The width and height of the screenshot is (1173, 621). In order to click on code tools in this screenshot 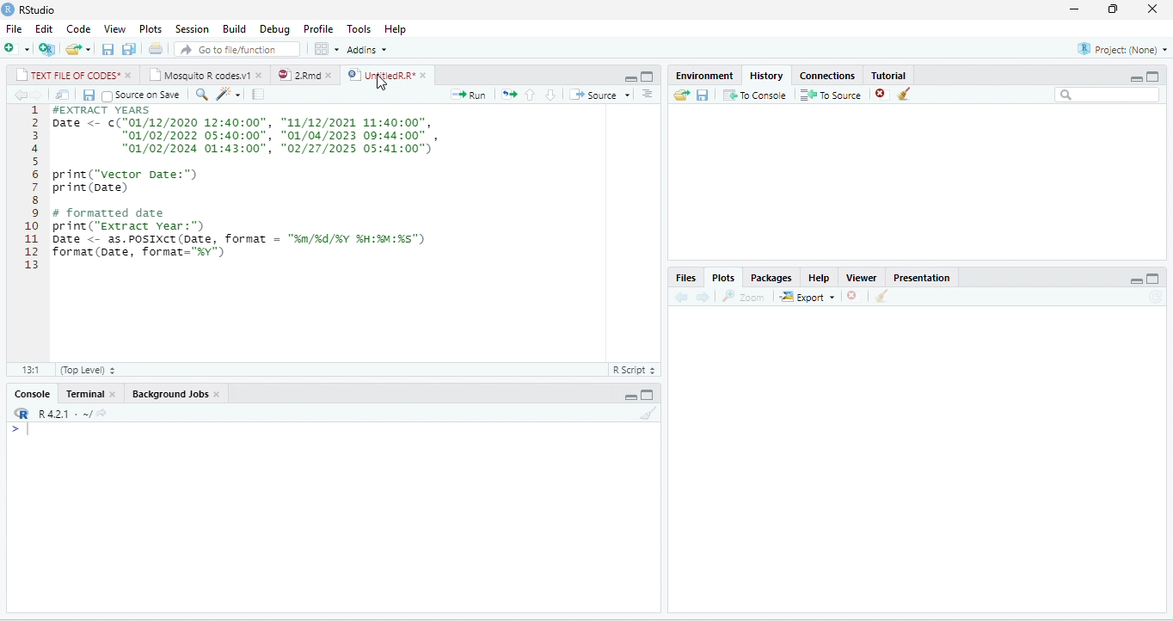, I will do `click(228, 94)`.